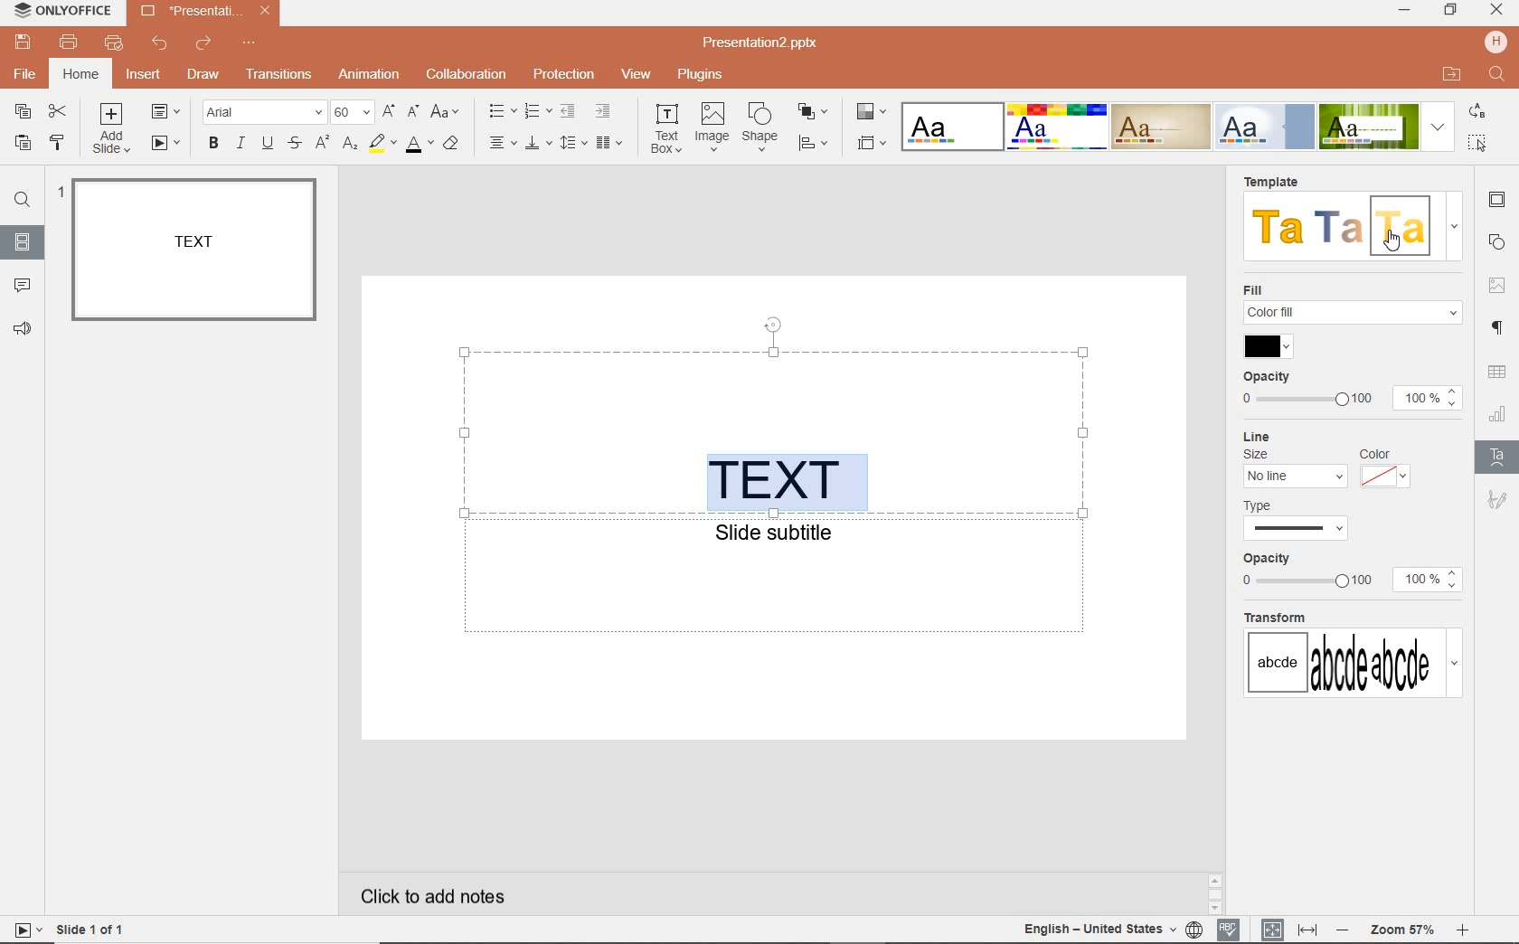 This screenshot has height=944, width=1519. I want to click on TEXT FIELD, so click(773, 432).